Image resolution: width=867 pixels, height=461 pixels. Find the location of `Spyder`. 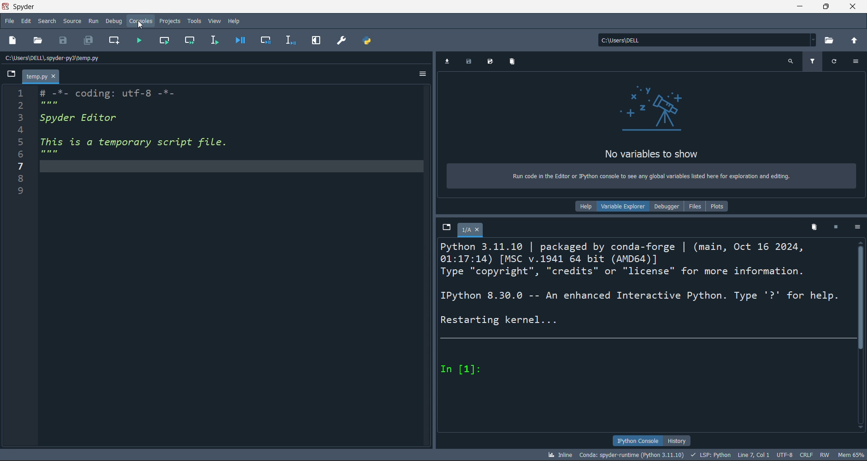

Spyder is located at coordinates (31, 7).